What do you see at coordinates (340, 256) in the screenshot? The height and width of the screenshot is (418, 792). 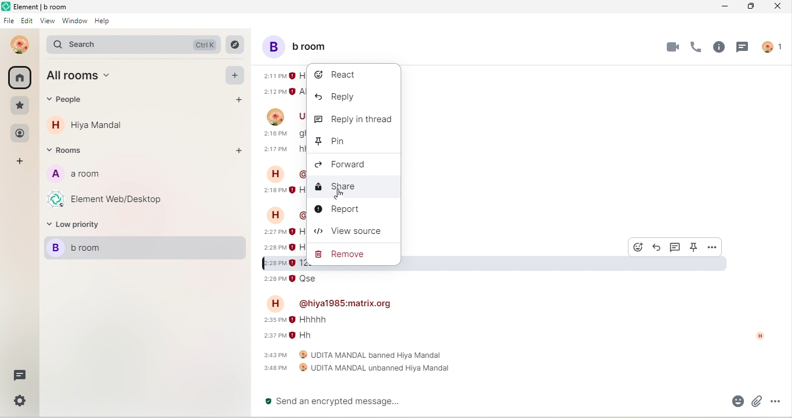 I see `remove` at bounding box center [340, 256].